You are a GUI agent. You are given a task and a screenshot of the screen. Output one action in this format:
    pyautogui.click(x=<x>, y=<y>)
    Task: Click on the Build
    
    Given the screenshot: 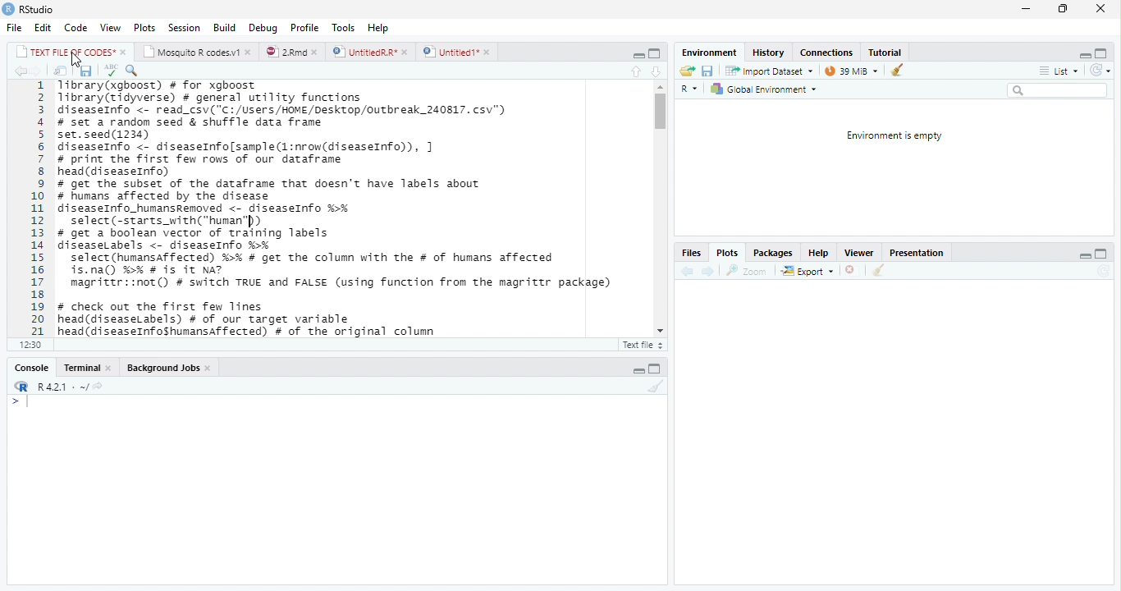 What is the action you would take?
    pyautogui.click(x=225, y=28)
    